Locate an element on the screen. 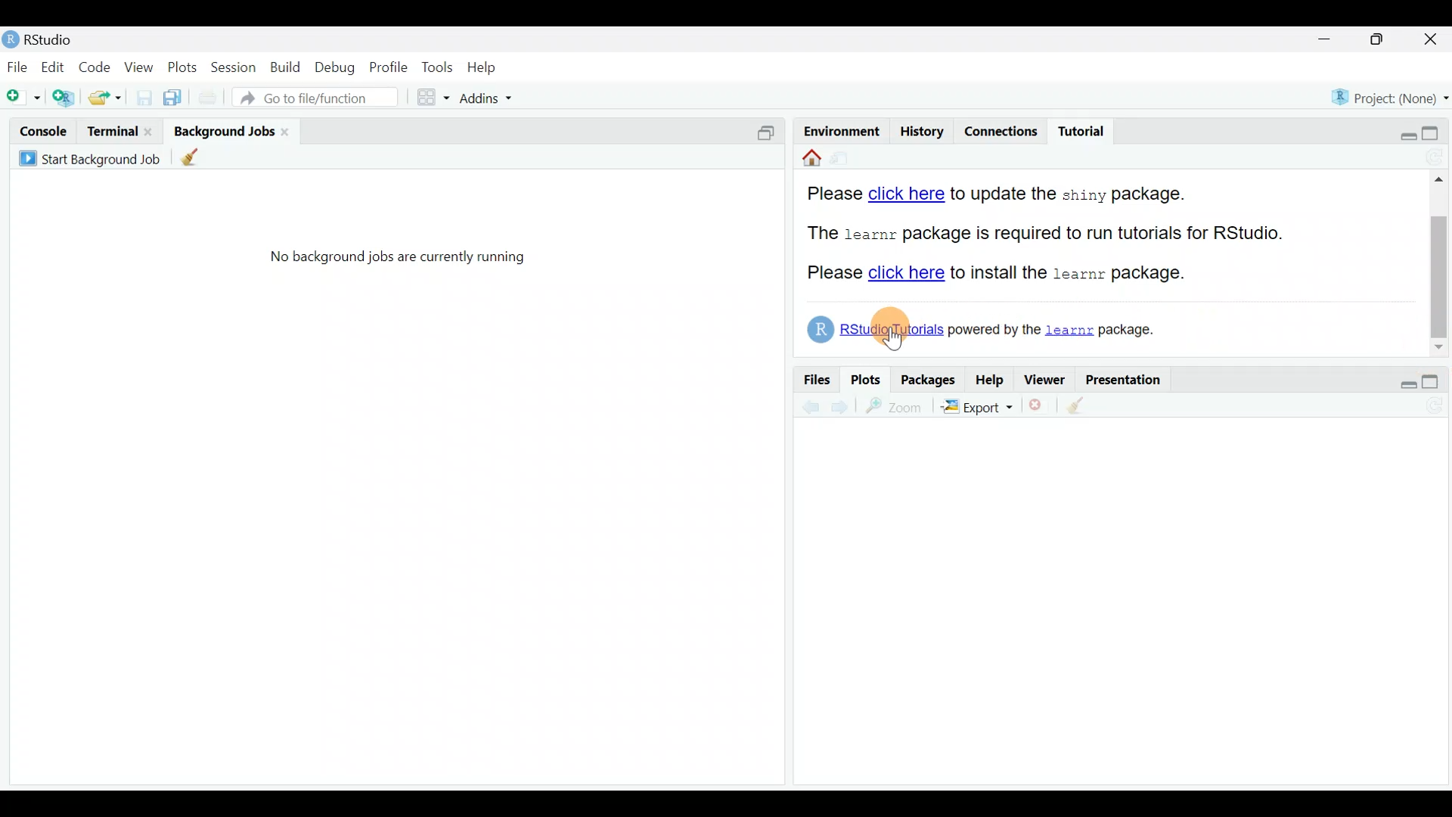 This screenshot has height=817, width=1452. click here is located at coordinates (906, 278).